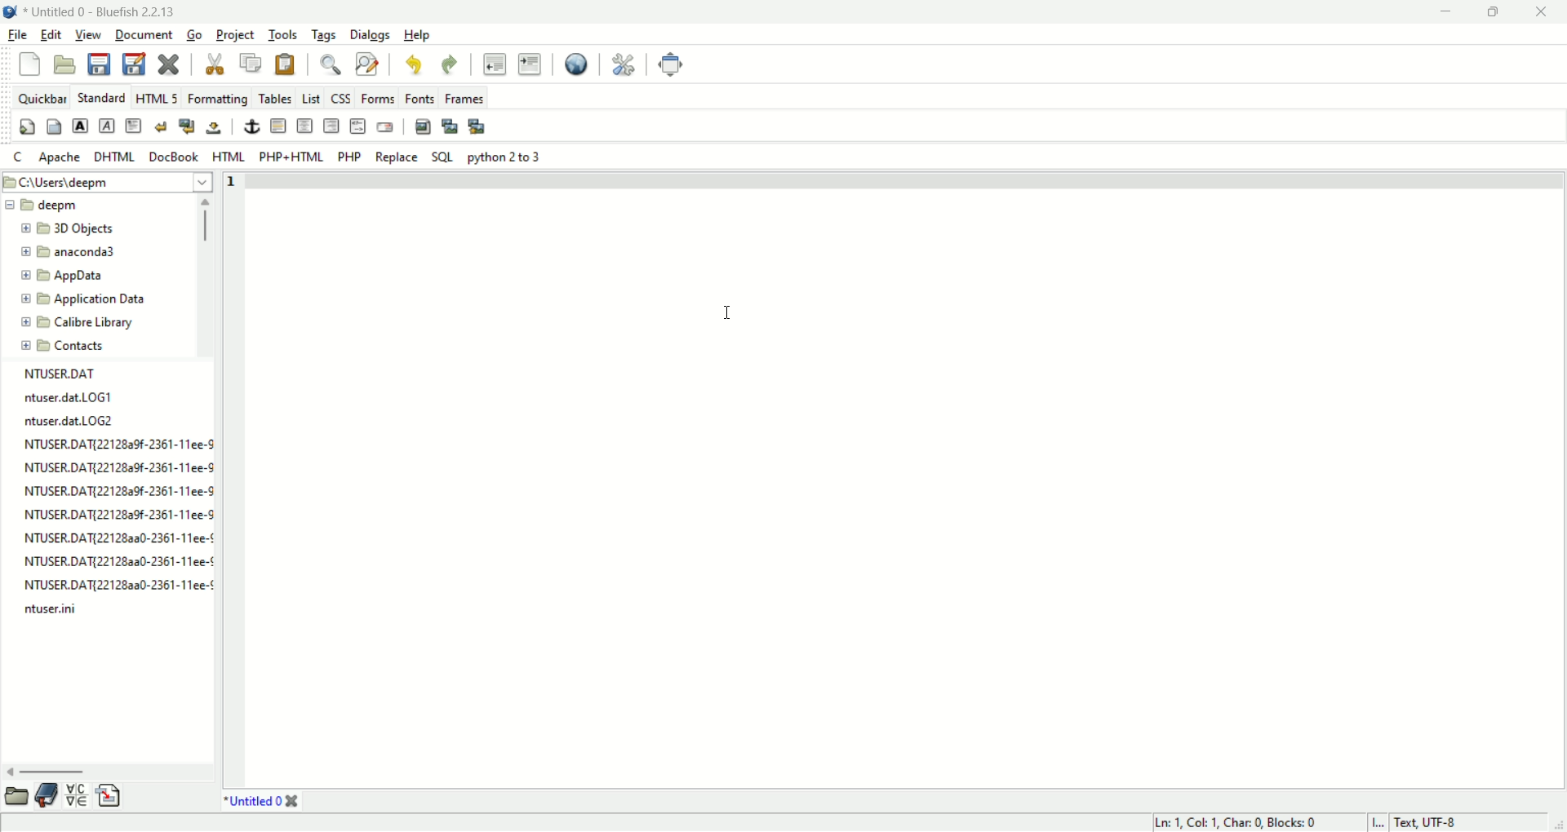 This screenshot has height=832, width=1567. What do you see at coordinates (285, 64) in the screenshot?
I see `paste` at bounding box center [285, 64].